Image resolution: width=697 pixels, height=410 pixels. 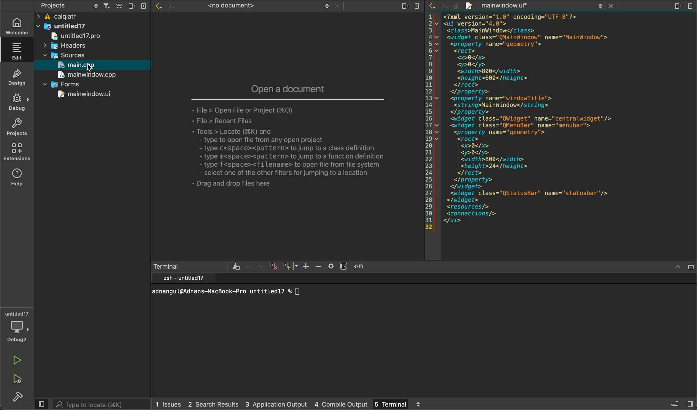 What do you see at coordinates (17, 326) in the screenshot?
I see `debugger` at bounding box center [17, 326].